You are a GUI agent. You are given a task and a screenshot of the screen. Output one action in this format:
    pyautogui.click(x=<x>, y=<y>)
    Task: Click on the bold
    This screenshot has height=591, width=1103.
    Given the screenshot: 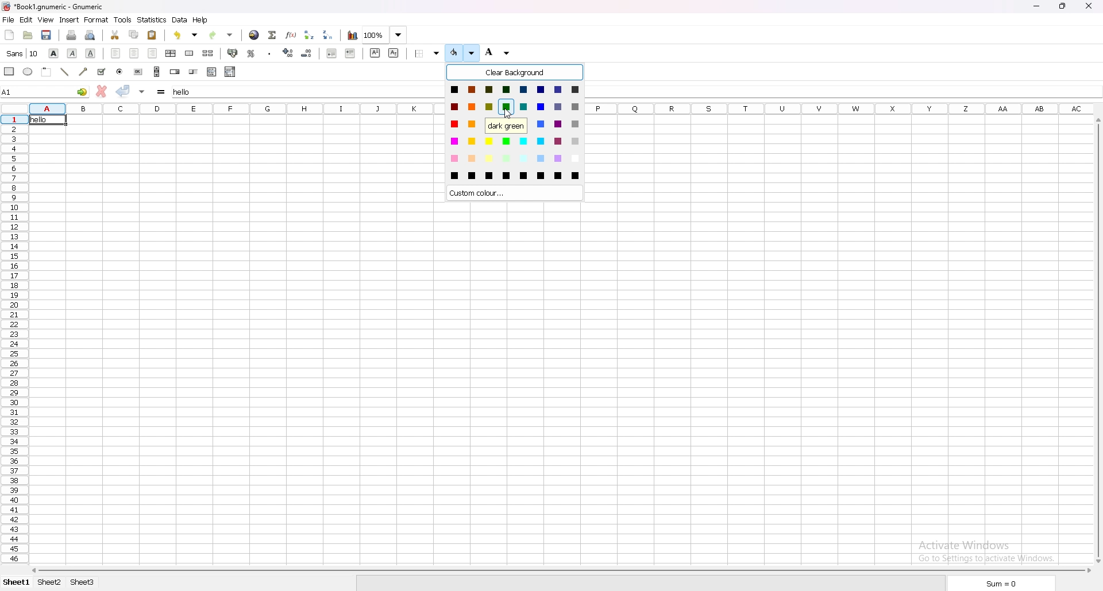 What is the action you would take?
    pyautogui.click(x=55, y=53)
    